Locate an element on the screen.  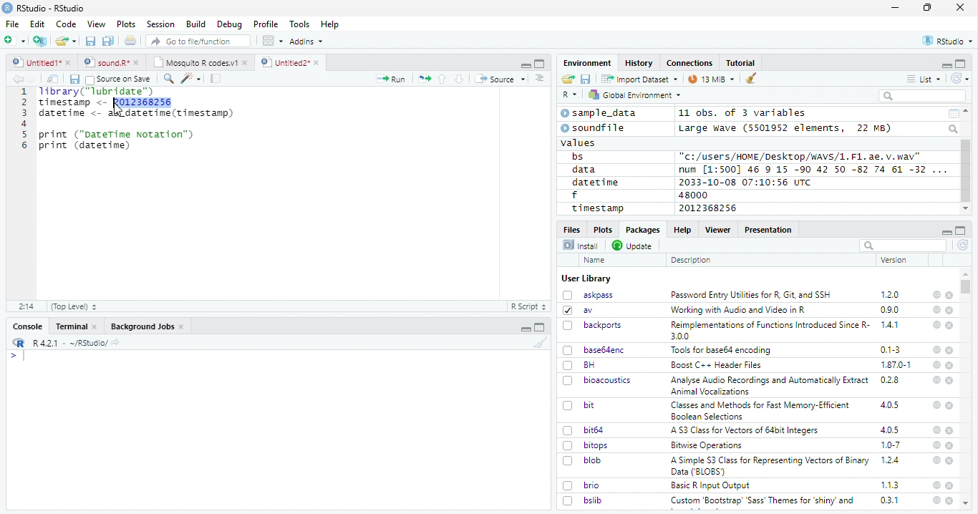
close is located at coordinates (950, 446).